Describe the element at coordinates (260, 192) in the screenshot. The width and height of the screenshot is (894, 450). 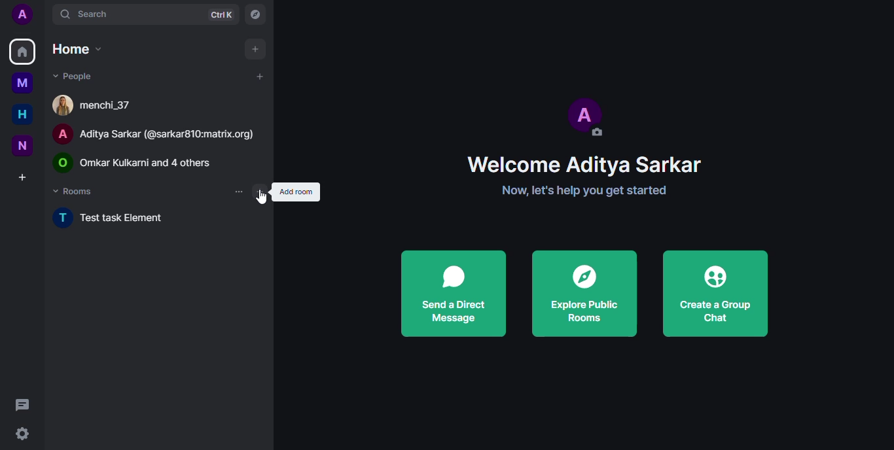
I see `add` at that location.